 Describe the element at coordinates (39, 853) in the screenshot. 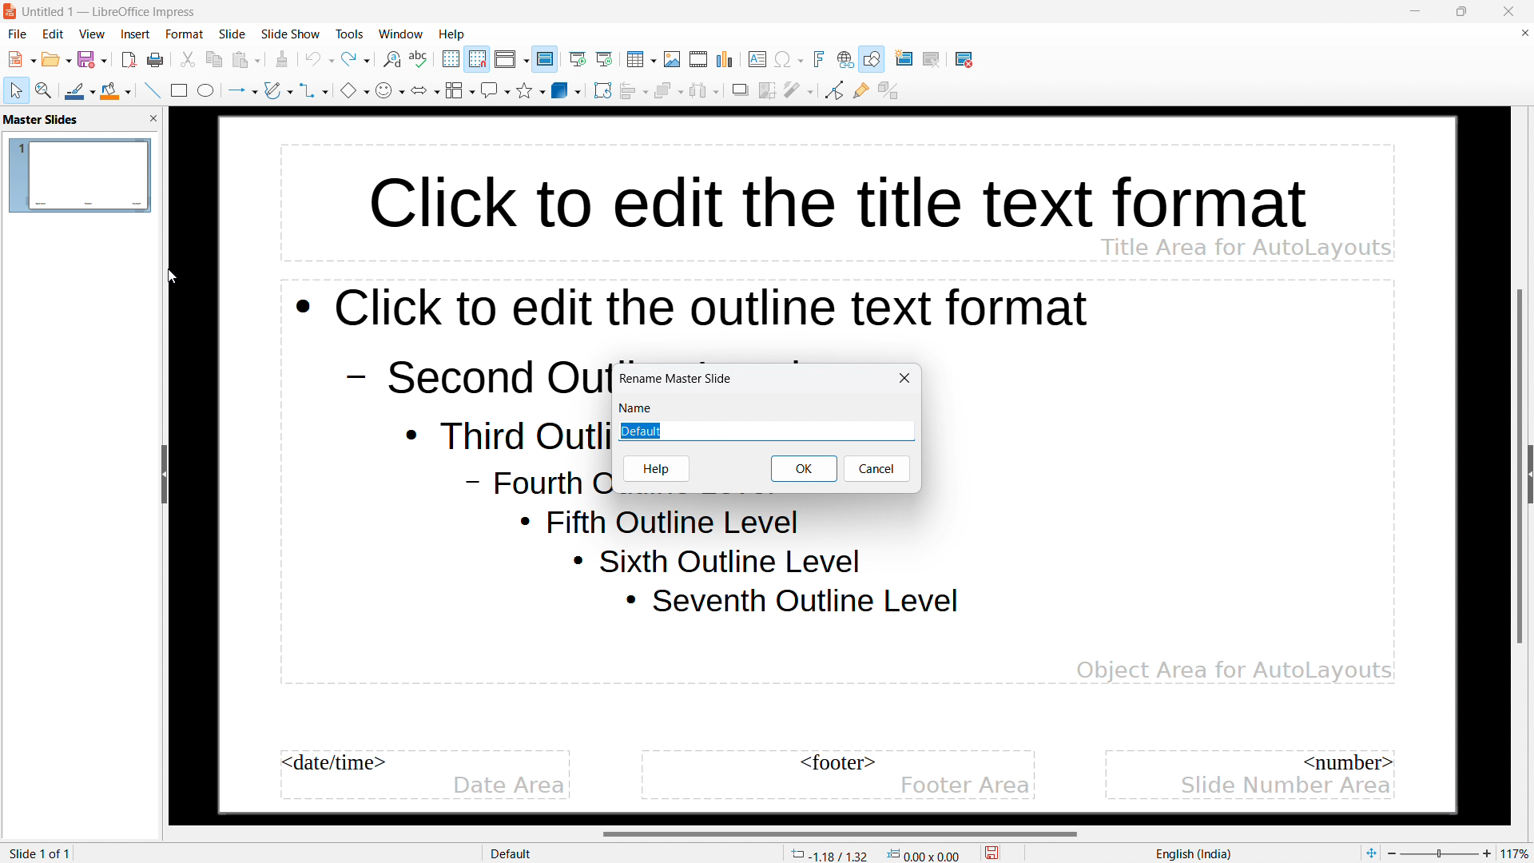

I see `slide 1 of 1` at that location.